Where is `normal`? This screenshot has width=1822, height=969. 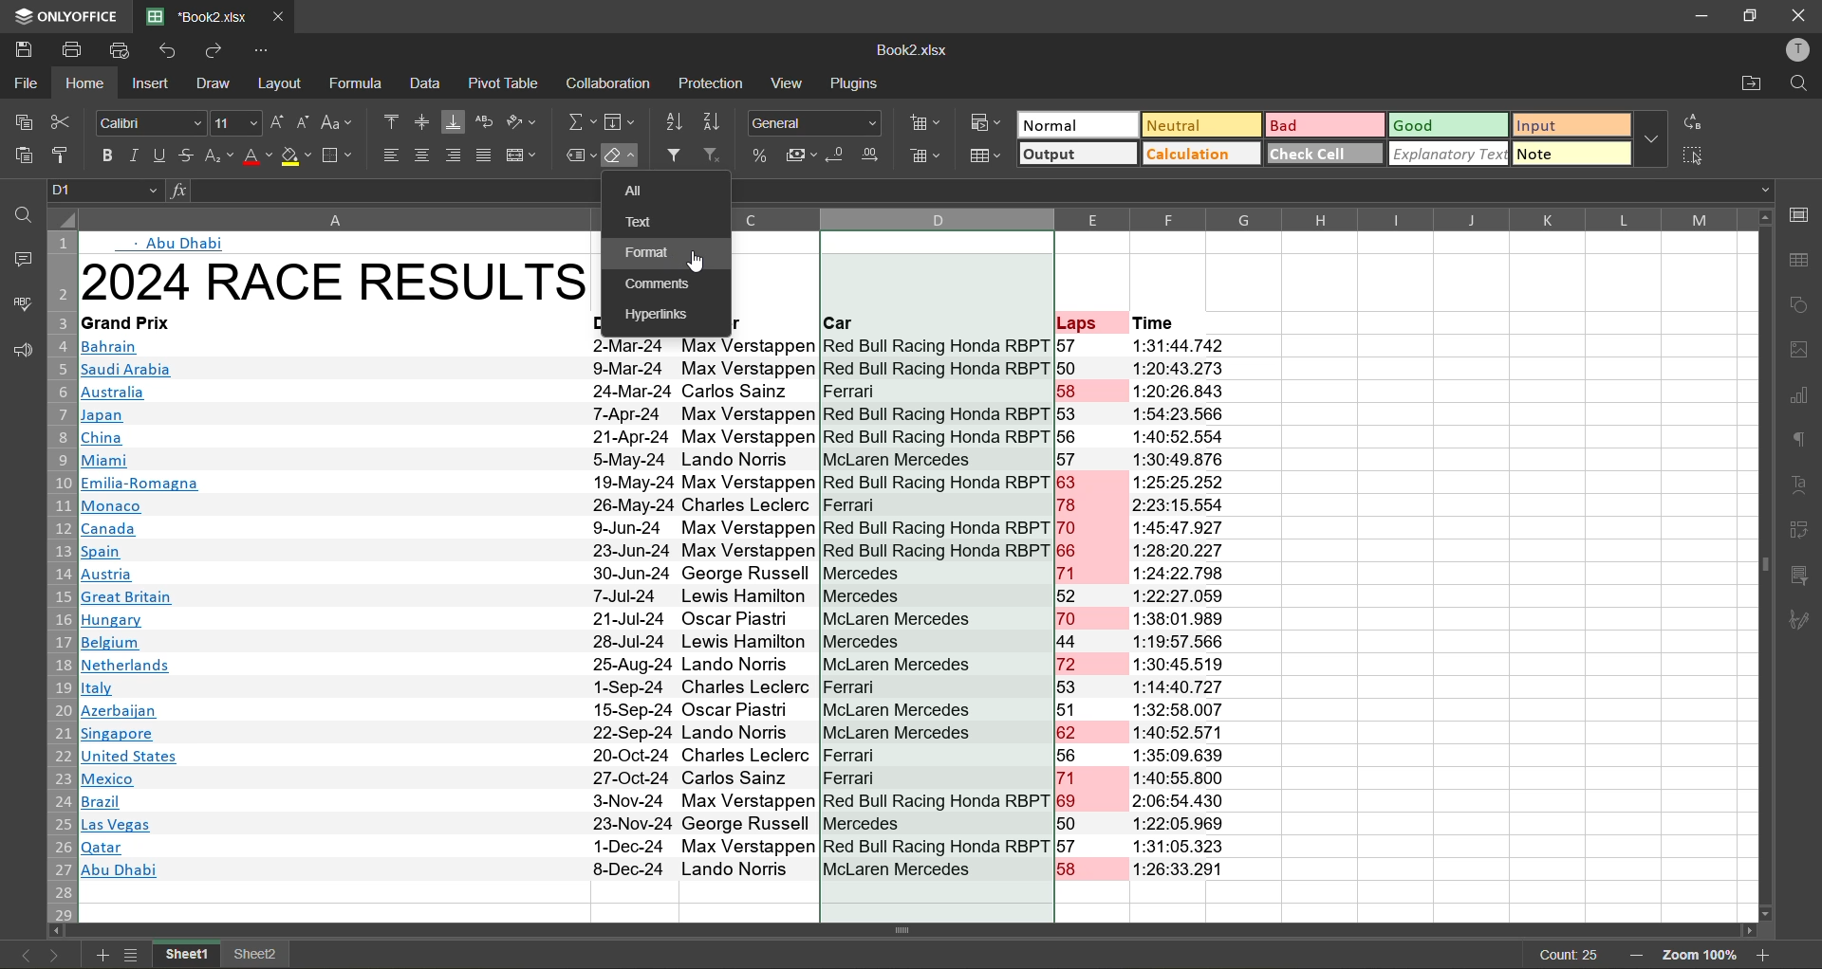
normal is located at coordinates (1080, 124).